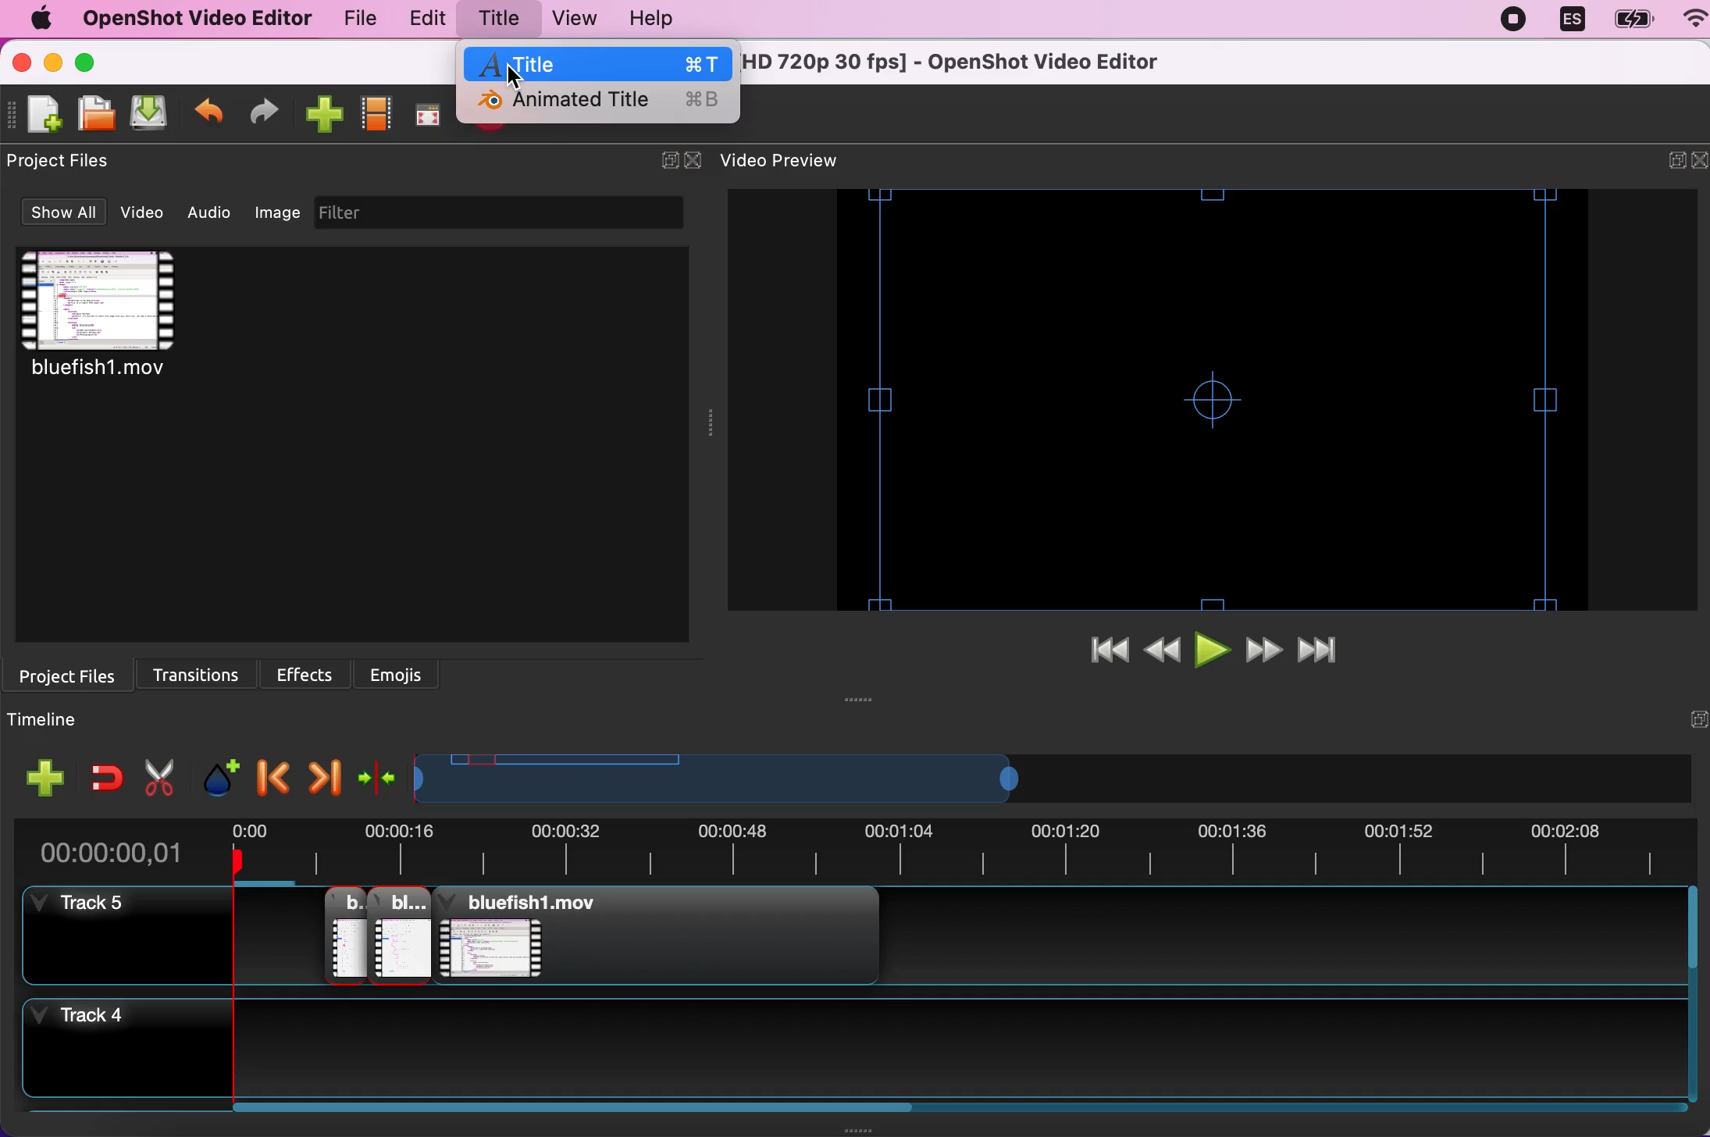 The height and width of the screenshot is (1137, 1710). What do you see at coordinates (147, 114) in the screenshot?
I see `save project` at bounding box center [147, 114].